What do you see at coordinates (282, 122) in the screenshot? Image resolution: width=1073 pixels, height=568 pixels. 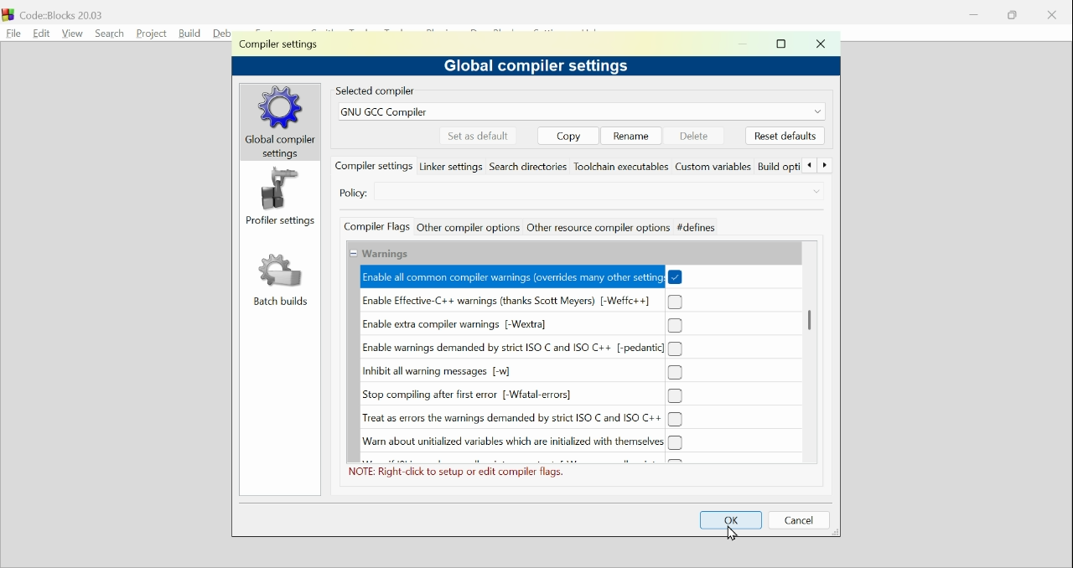 I see `global compilers settings` at bounding box center [282, 122].